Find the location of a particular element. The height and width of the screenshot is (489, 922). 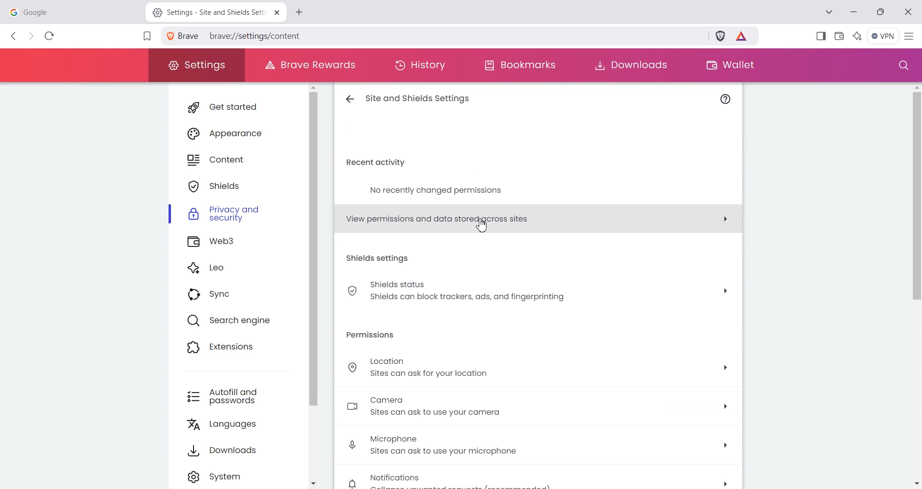

Search window is located at coordinates (901, 66).